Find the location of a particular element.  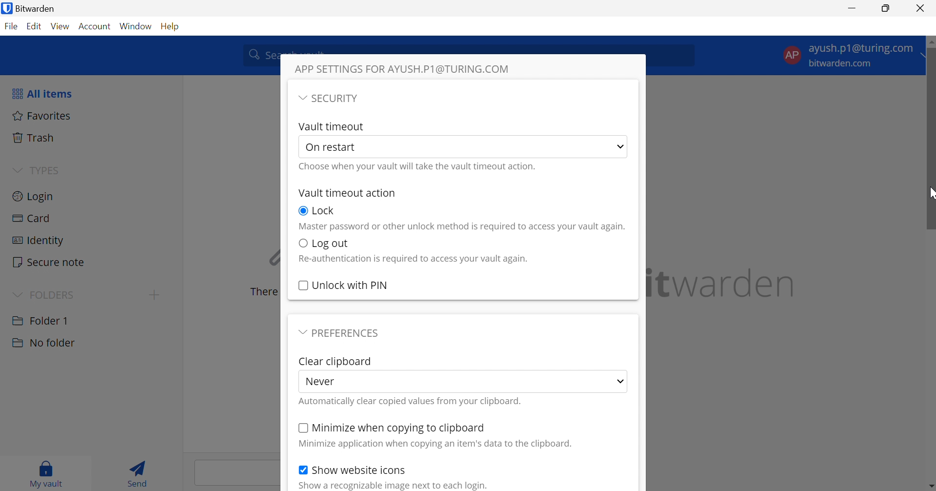

Drop Down is located at coordinates (617, 381).